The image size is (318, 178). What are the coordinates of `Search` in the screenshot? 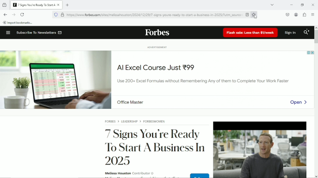 It's located at (307, 32).